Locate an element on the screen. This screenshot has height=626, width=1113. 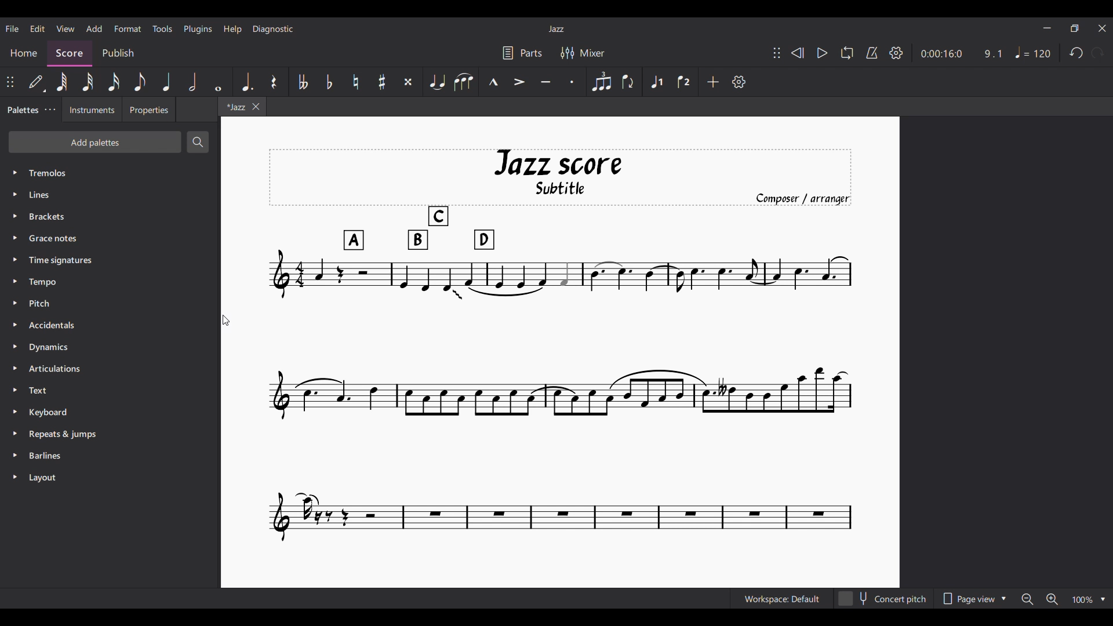
Settings is located at coordinates (896, 53).